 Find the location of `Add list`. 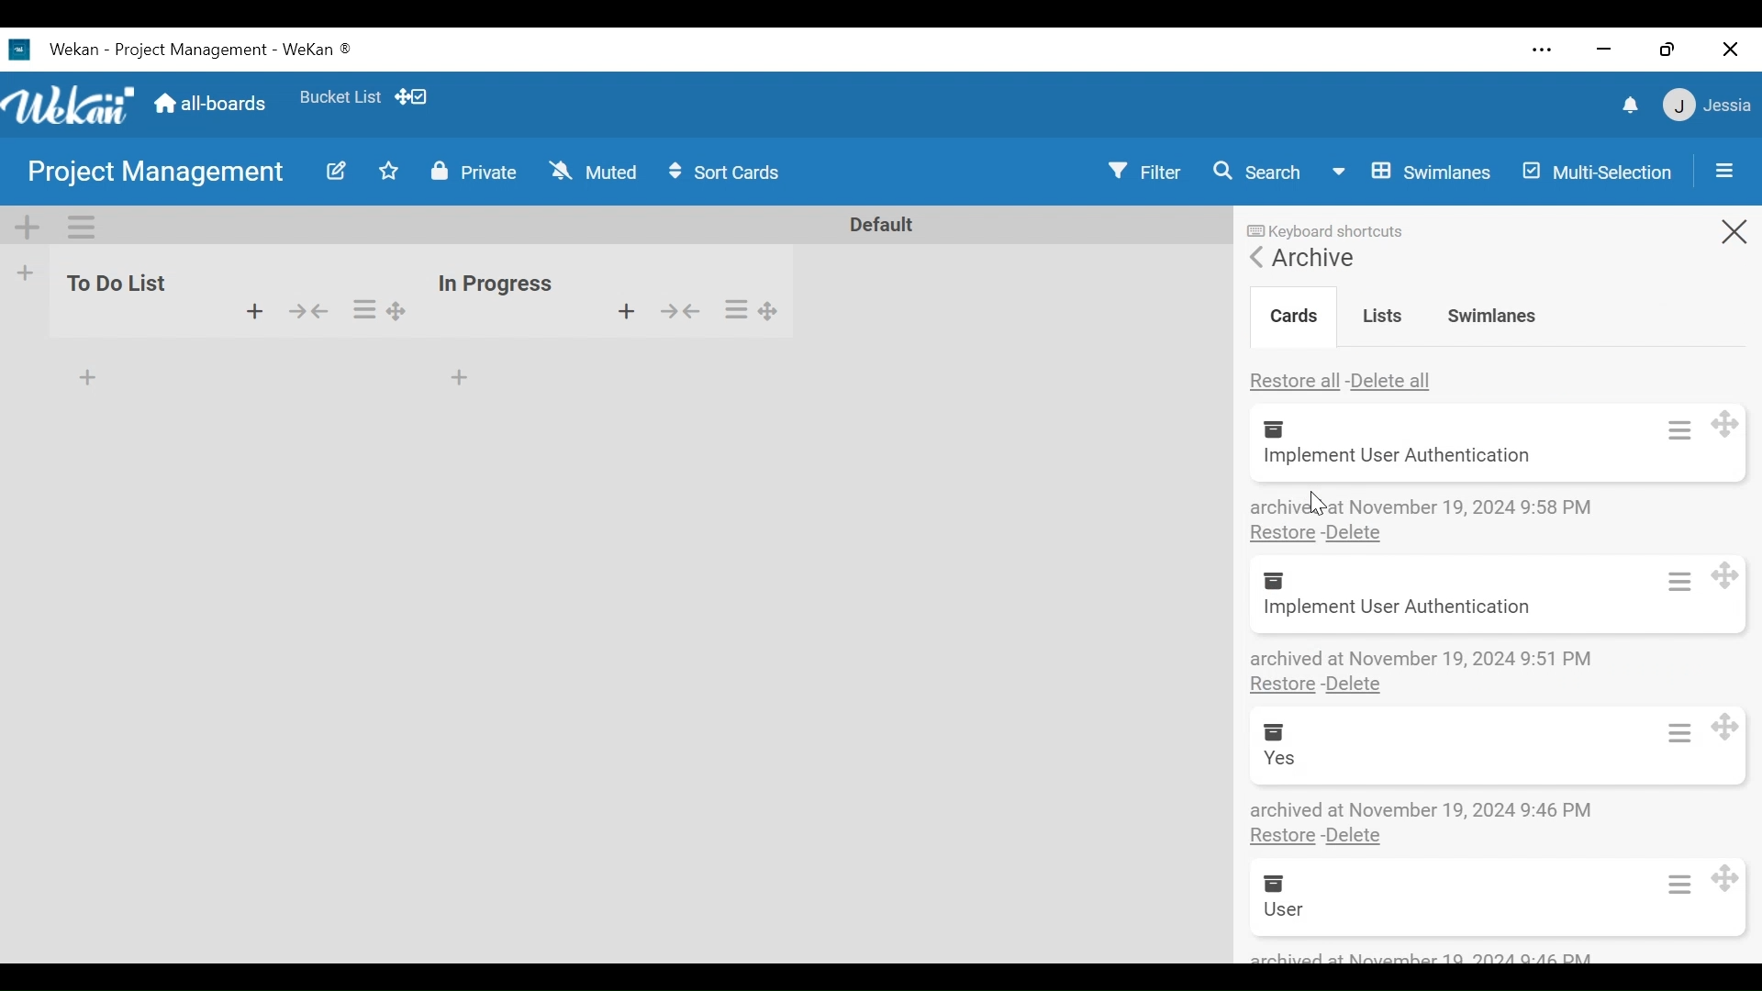

Add list is located at coordinates (27, 272).